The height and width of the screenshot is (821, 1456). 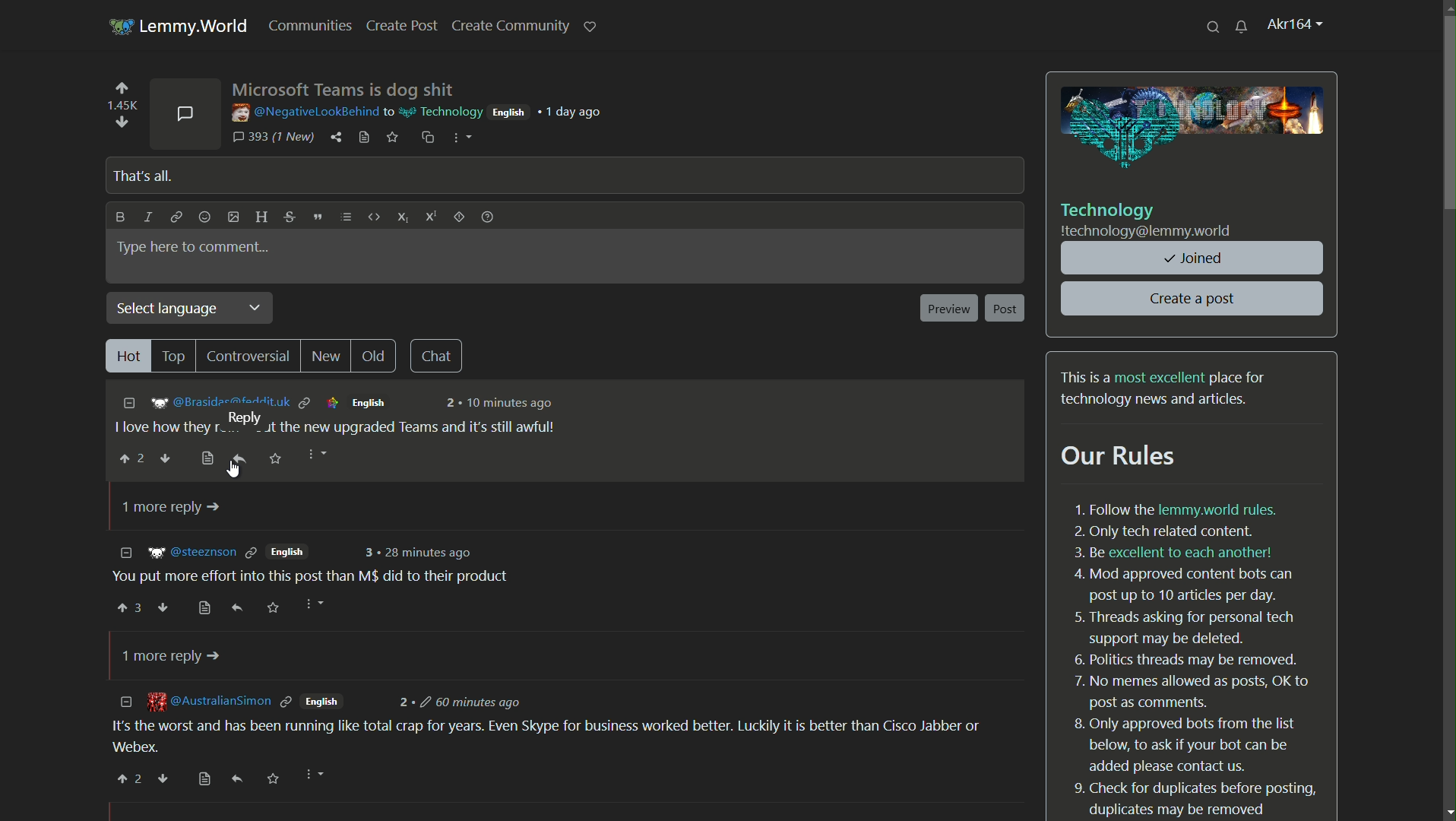 I want to click on type here to comment, so click(x=194, y=247).